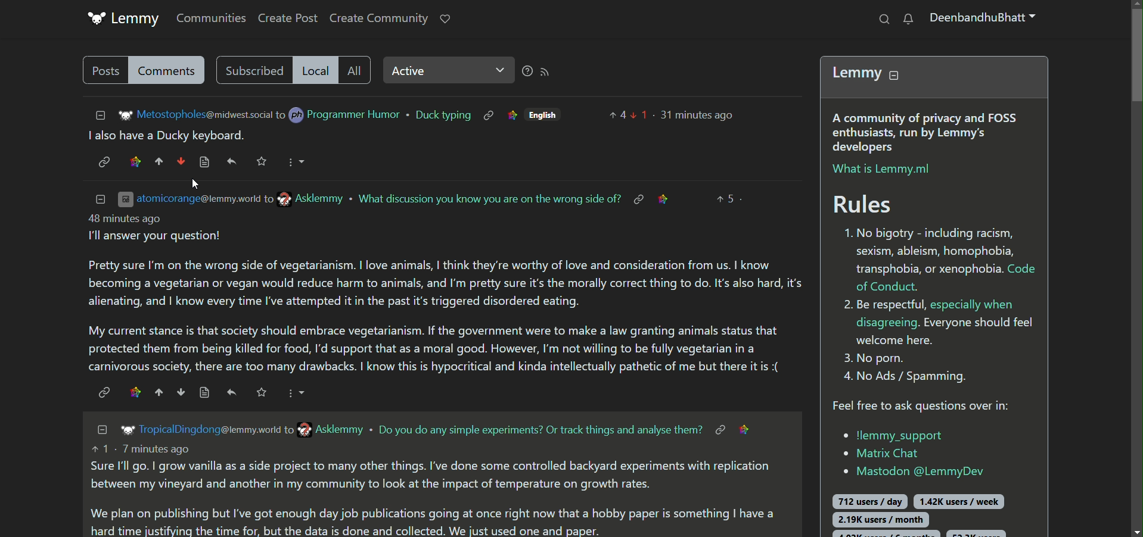  What do you see at coordinates (718, 429) in the screenshot?
I see `hyperlink` at bounding box center [718, 429].